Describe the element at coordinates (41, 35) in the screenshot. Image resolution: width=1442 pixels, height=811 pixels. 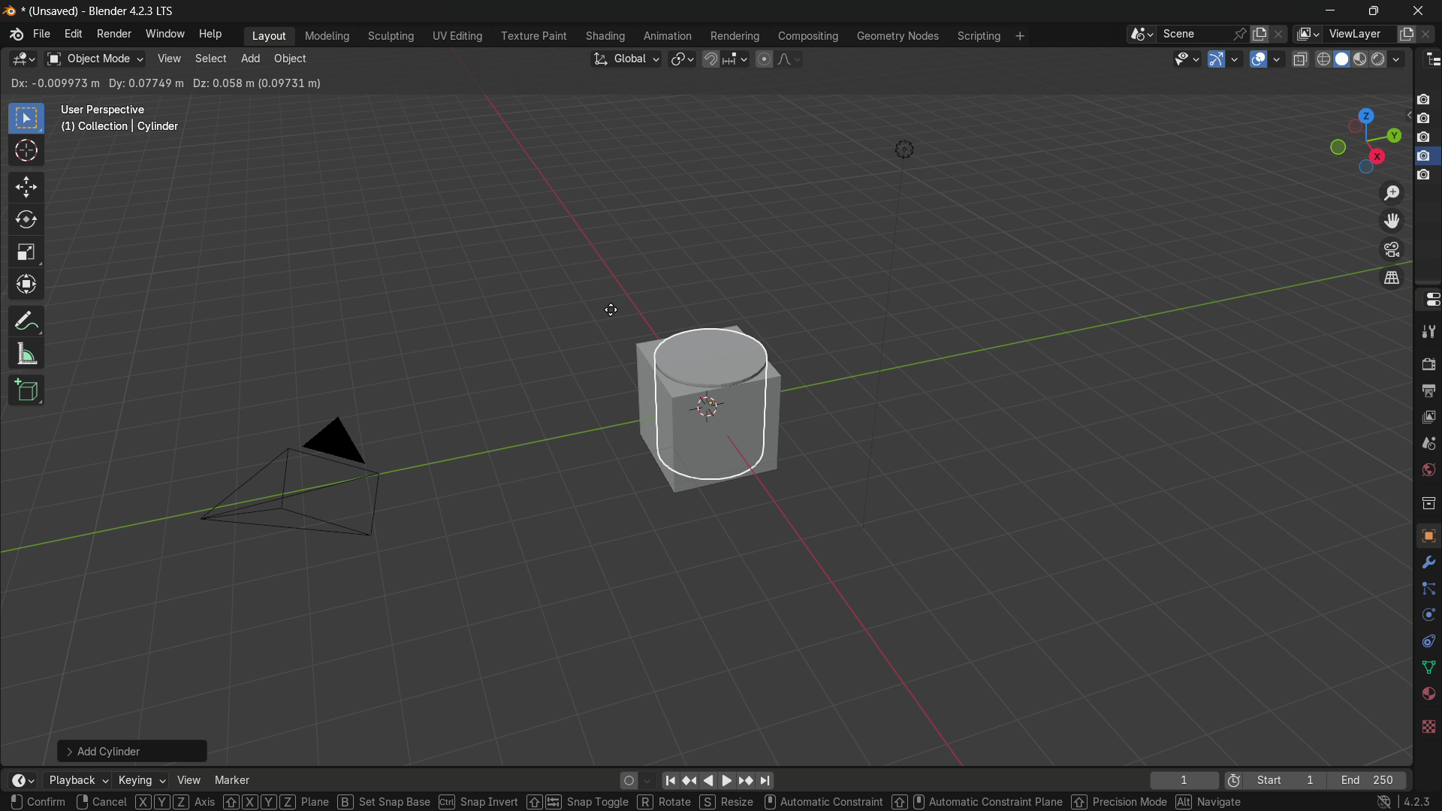
I see `file menu` at that location.